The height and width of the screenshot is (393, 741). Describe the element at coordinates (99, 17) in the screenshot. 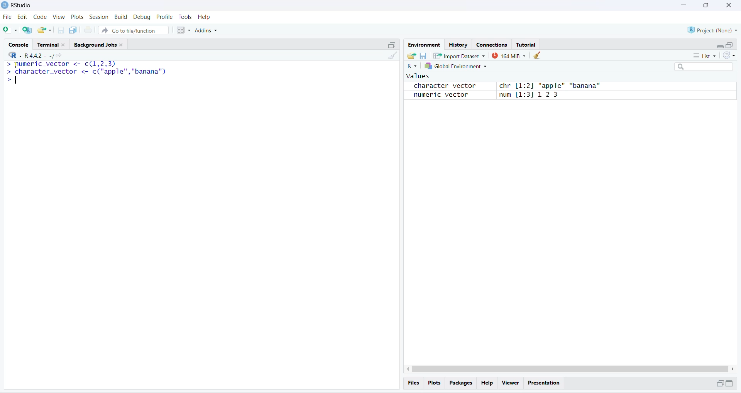

I see `Session` at that location.